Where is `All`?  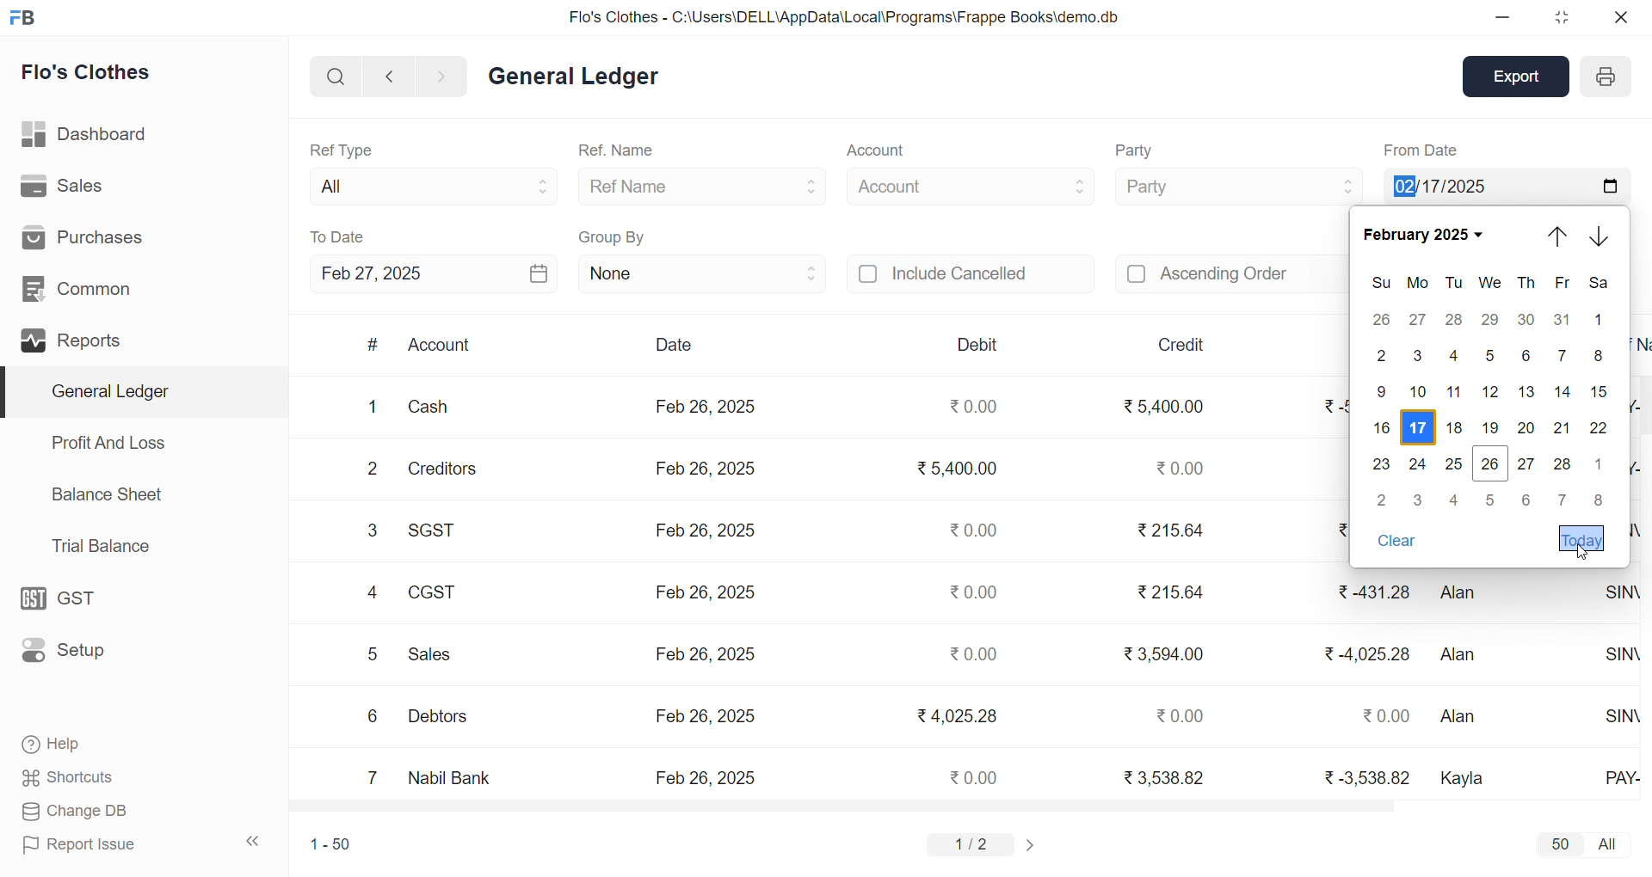
All is located at coordinates (428, 183).